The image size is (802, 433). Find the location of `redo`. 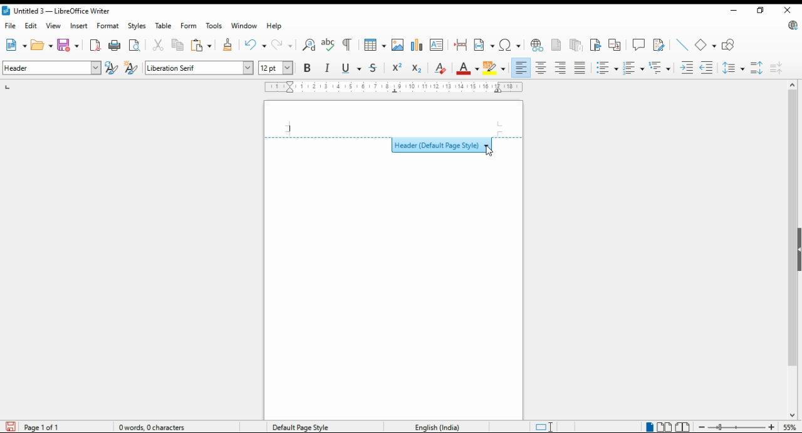

redo is located at coordinates (283, 44).